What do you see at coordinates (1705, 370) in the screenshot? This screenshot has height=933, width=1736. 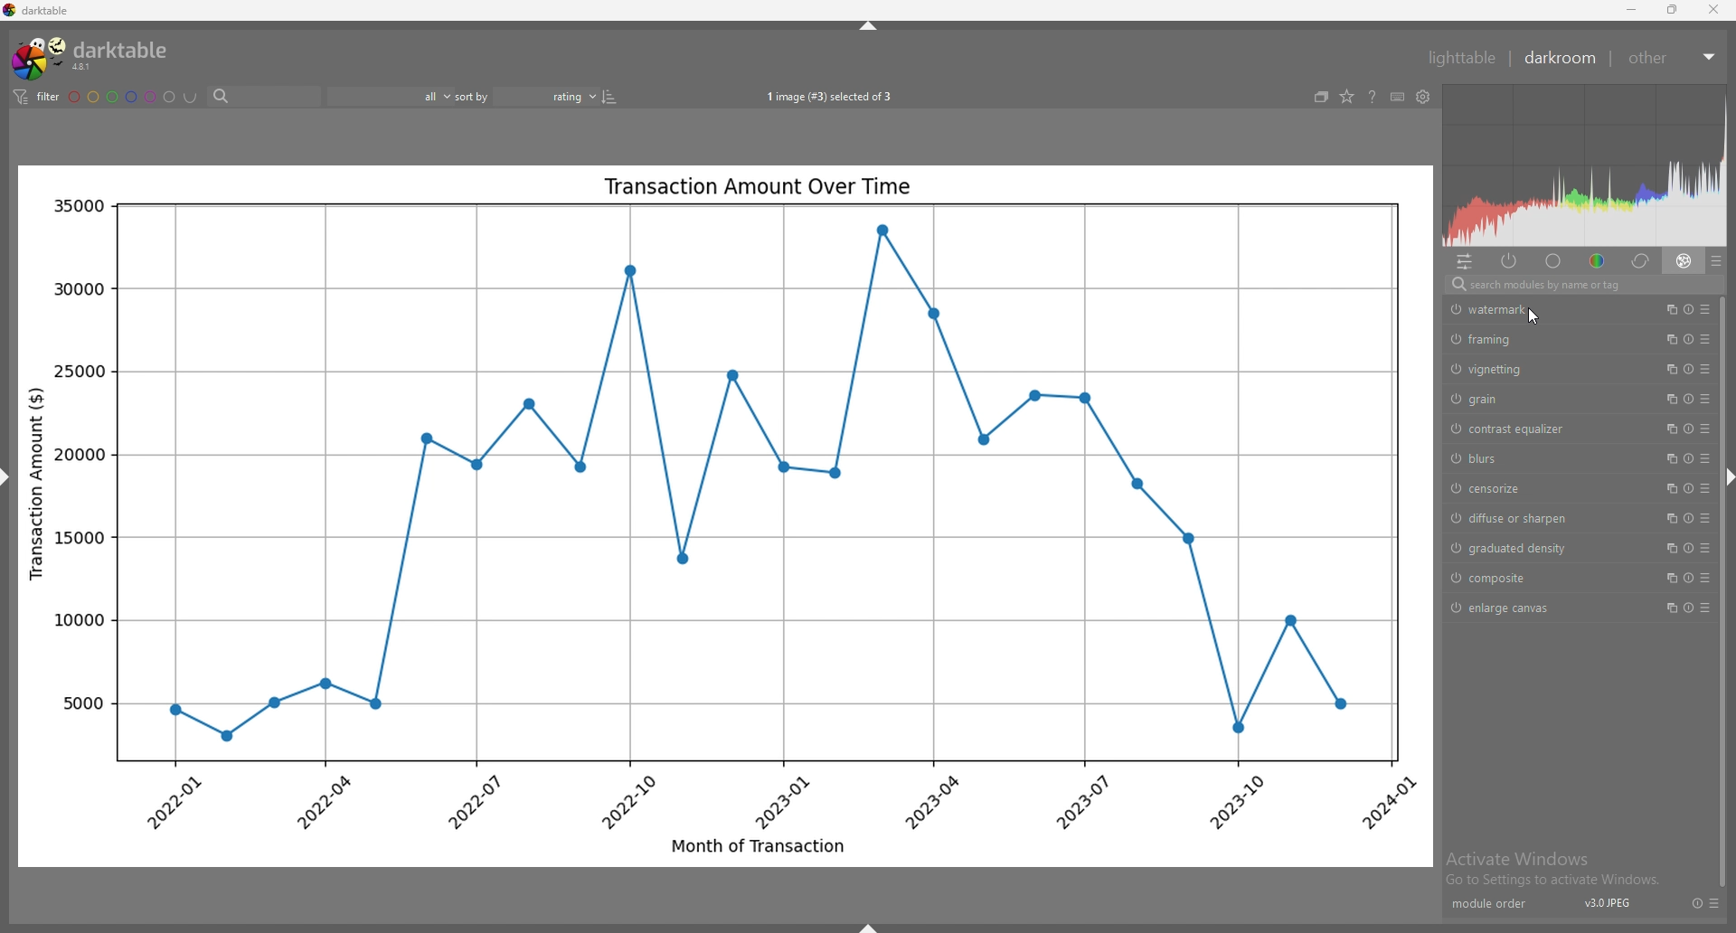 I see `presets` at bounding box center [1705, 370].